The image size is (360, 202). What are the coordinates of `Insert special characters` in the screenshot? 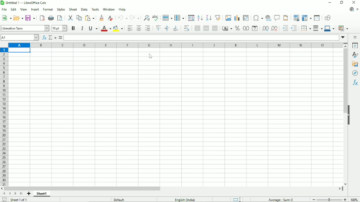 It's located at (257, 18).